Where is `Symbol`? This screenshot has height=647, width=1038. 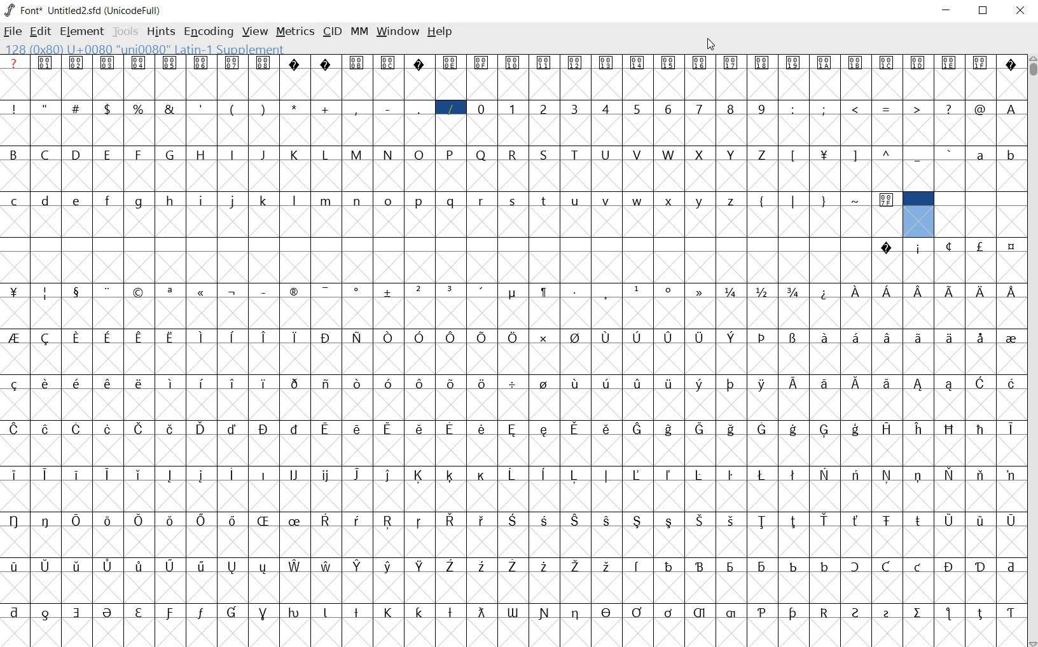
Symbol is located at coordinates (887, 336).